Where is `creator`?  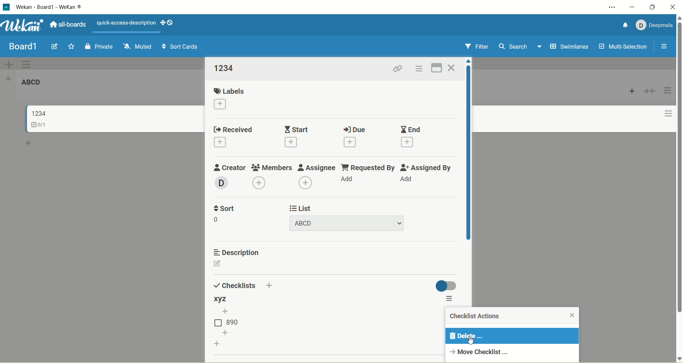 creator is located at coordinates (230, 167).